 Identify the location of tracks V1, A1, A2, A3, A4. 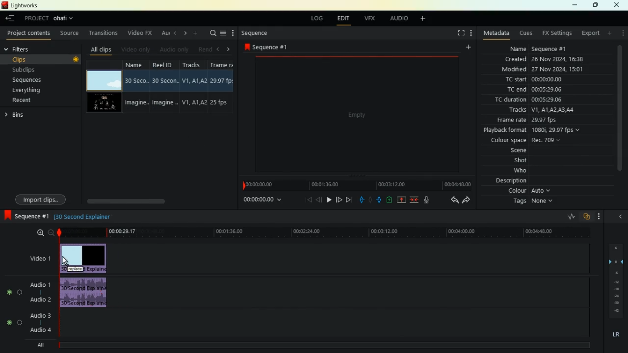
(546, 110).